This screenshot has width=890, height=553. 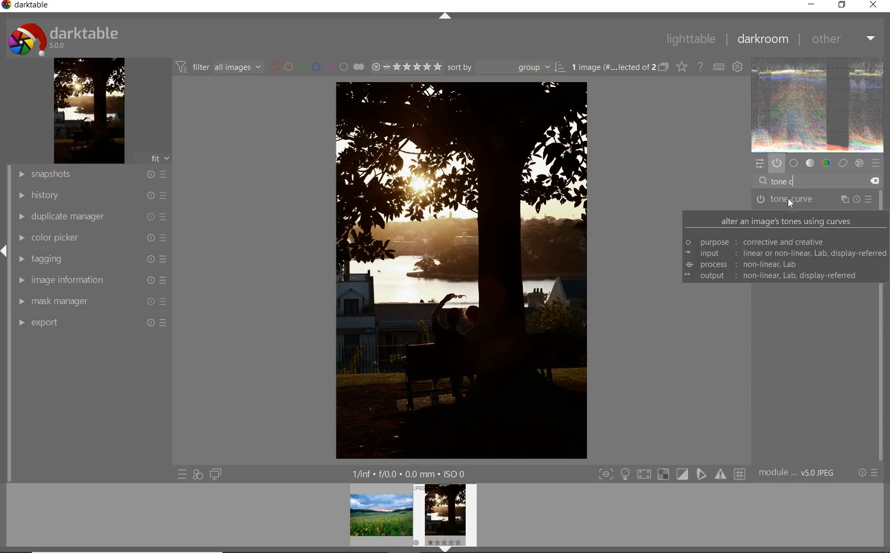 What do you see at coordinates (798, 472) in the screenshot?
I see `module... v5.0 JPEG` at bounding box center [798, 472].